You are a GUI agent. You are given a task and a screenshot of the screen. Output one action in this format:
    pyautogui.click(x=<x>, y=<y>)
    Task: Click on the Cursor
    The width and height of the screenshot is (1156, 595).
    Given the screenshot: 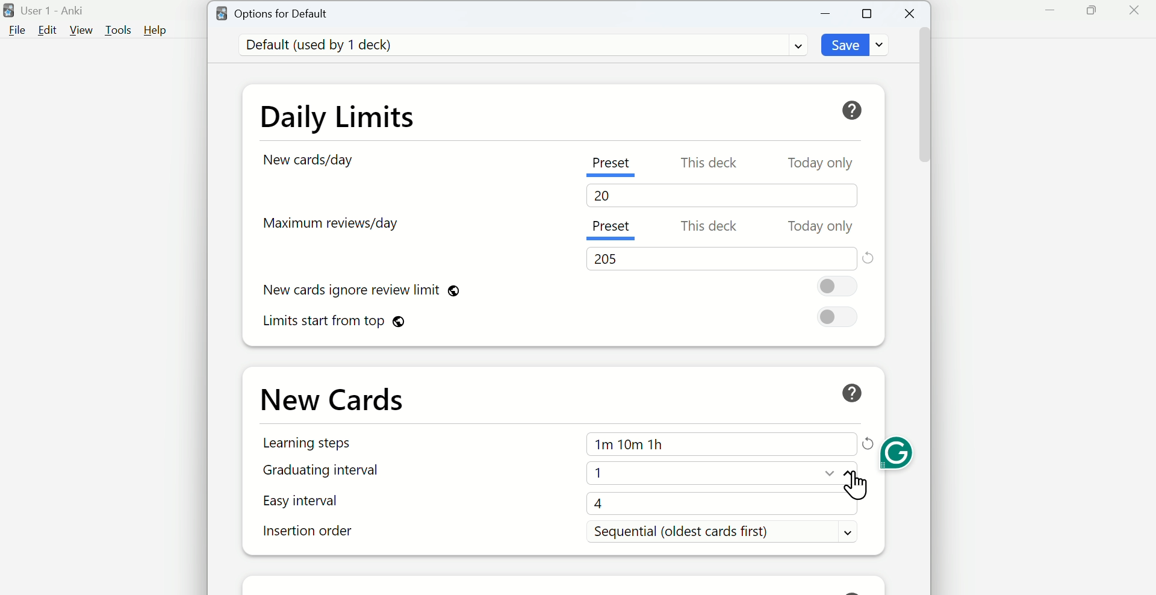 What is the action you would take?
    pyautogui.click(x=858, y=483)
    